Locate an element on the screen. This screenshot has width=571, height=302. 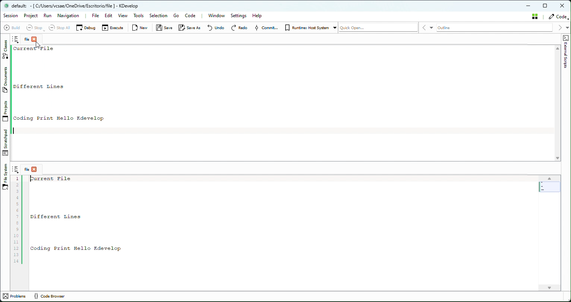
Commit is located at coordinates (267, 28).